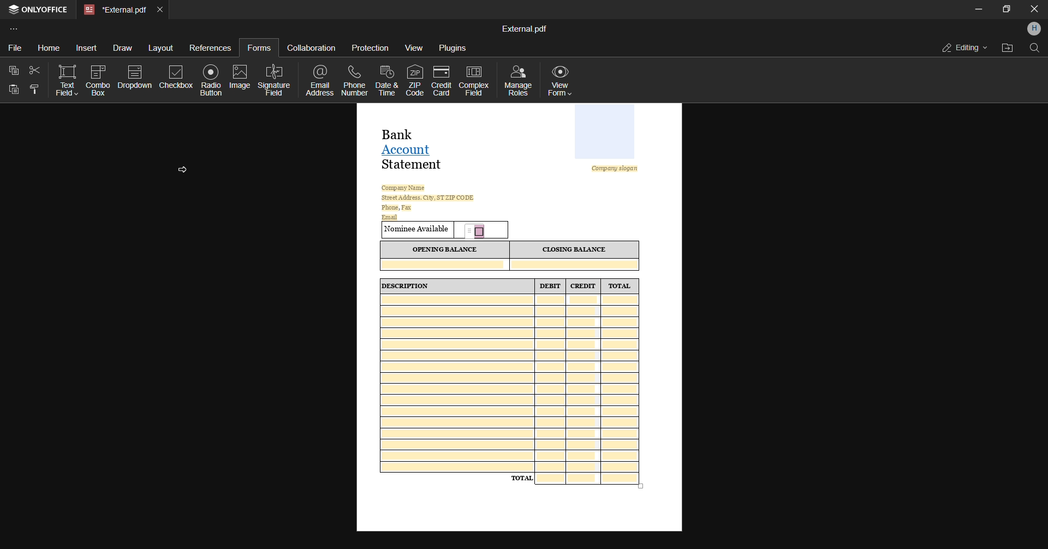 This screenshot has height=549, width=1048. Describe the element at coordinates (1034, 29) in the screenshot. I see `profle` at that location.